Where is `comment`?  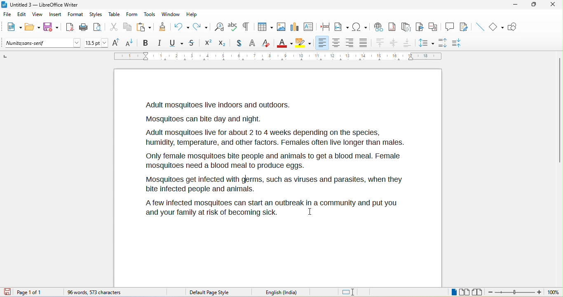
comment is located at coordinates (450, 27).